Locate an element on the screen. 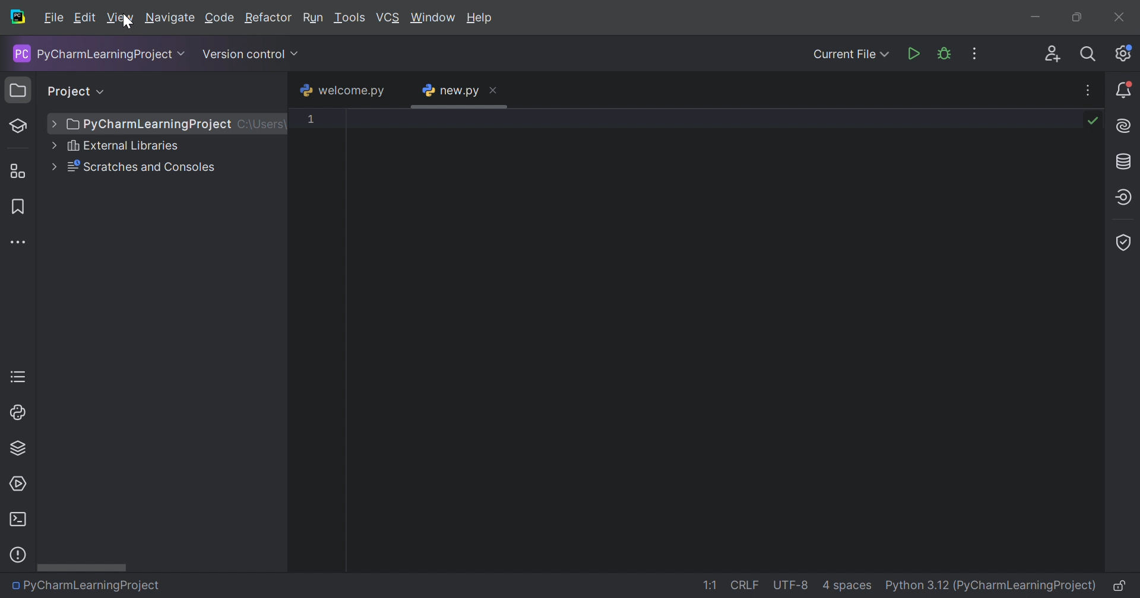 The image size is (1140, 598). 4 spaces is located at coordinates (847, 586).